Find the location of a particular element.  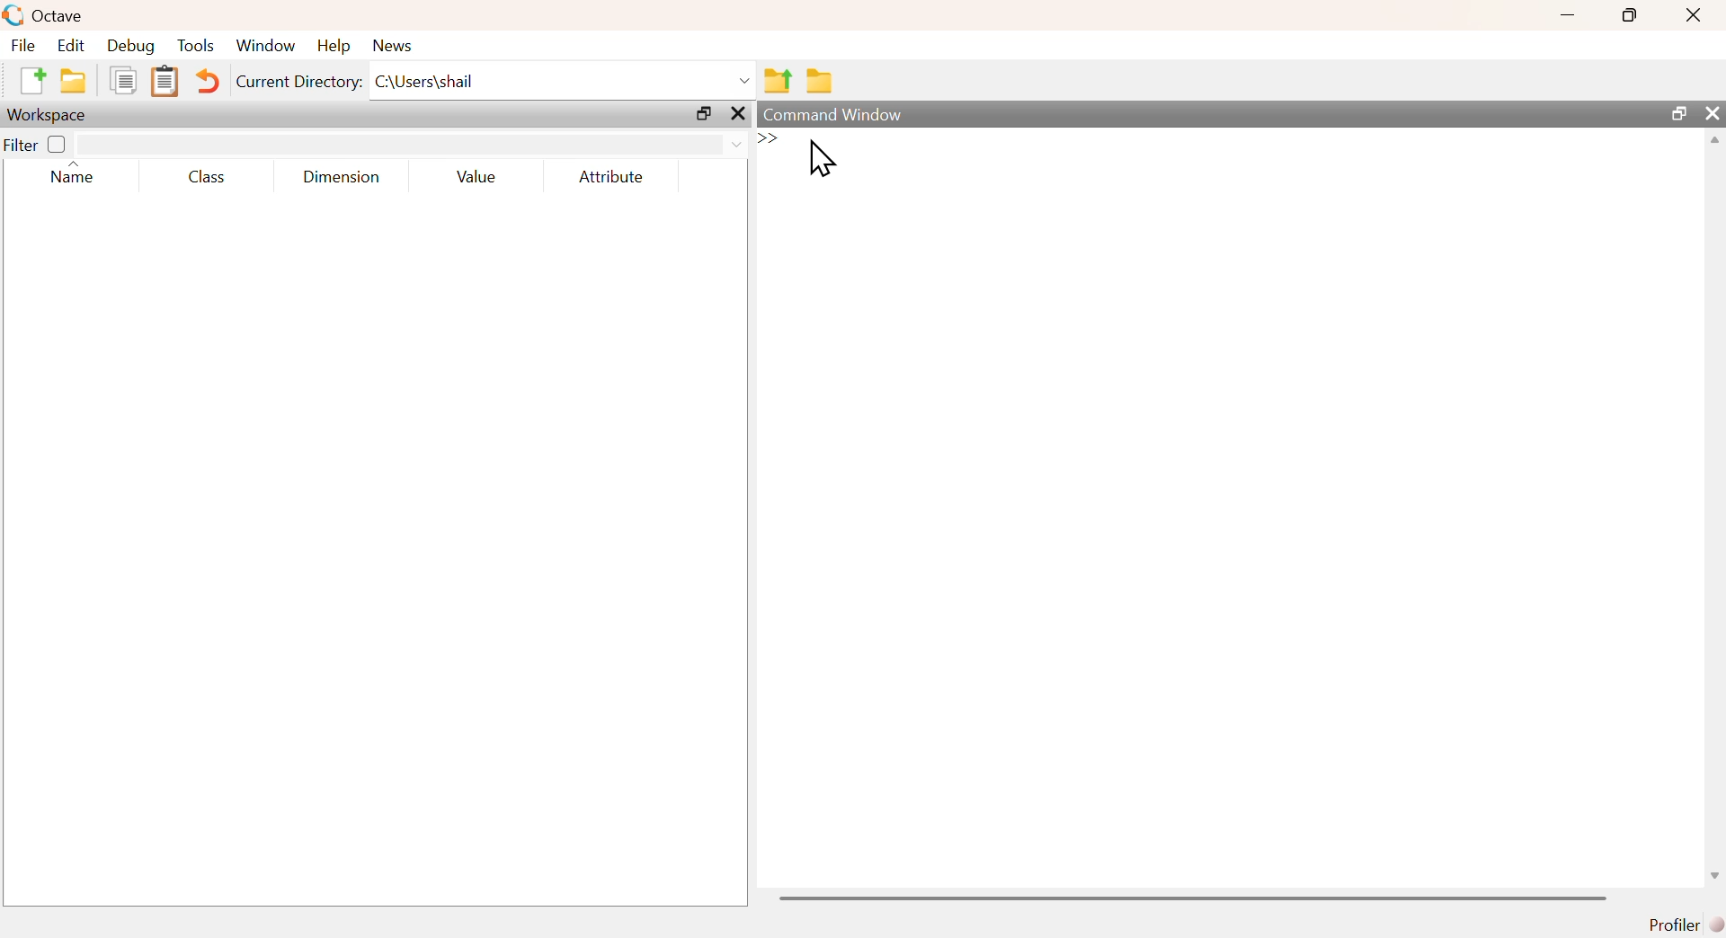

browse directories is located at coordinates (821, 83).